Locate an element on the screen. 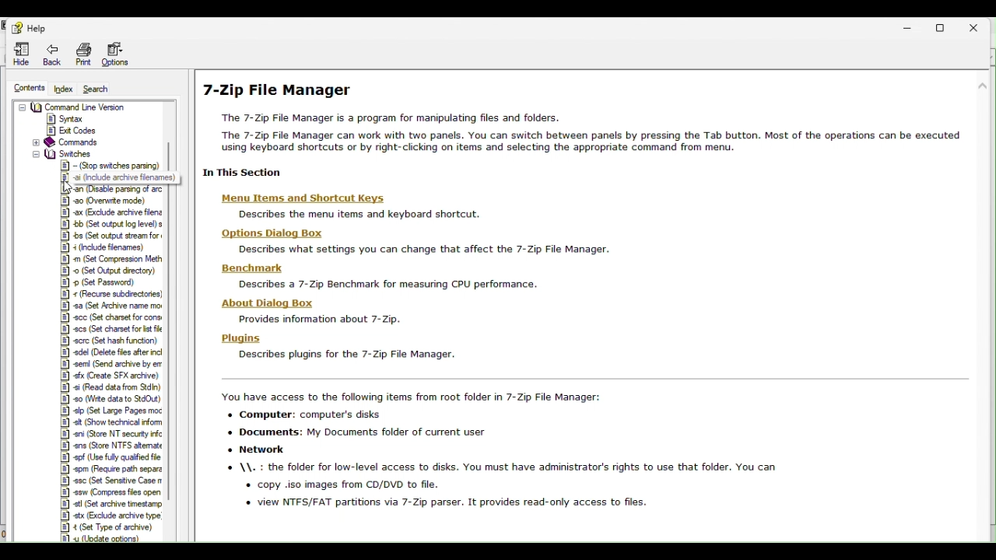  Provides information about 7-Zip. is located at coordinates (313, 320).